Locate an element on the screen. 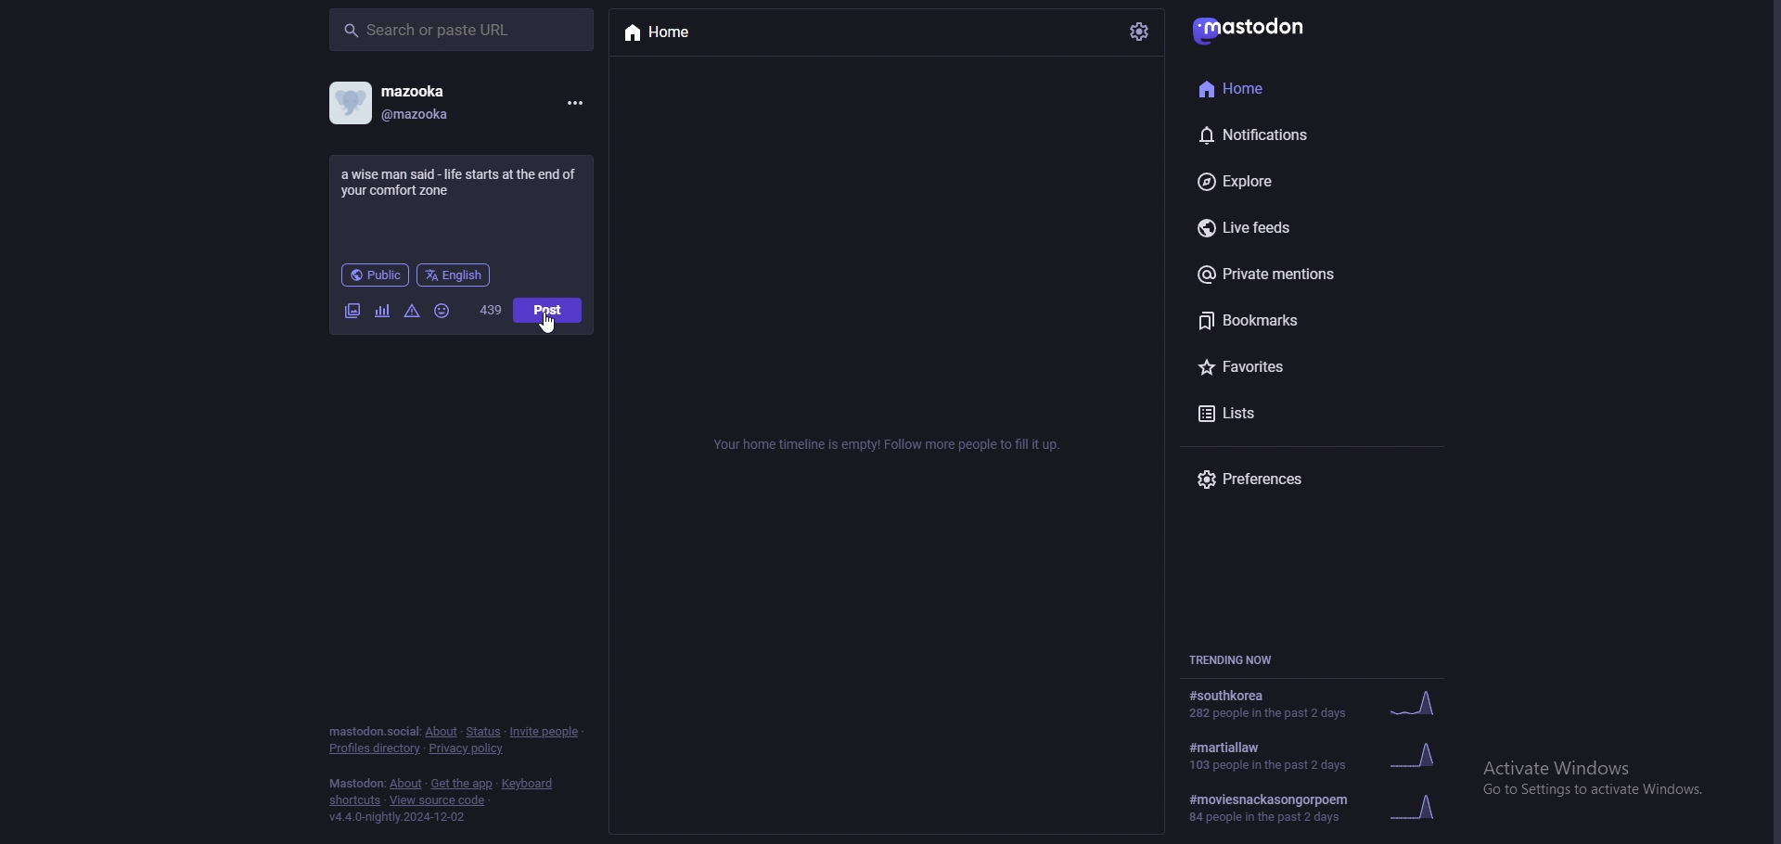 This screenshot has height=844, width=1781. lists is located at coordinates (1294, 411).